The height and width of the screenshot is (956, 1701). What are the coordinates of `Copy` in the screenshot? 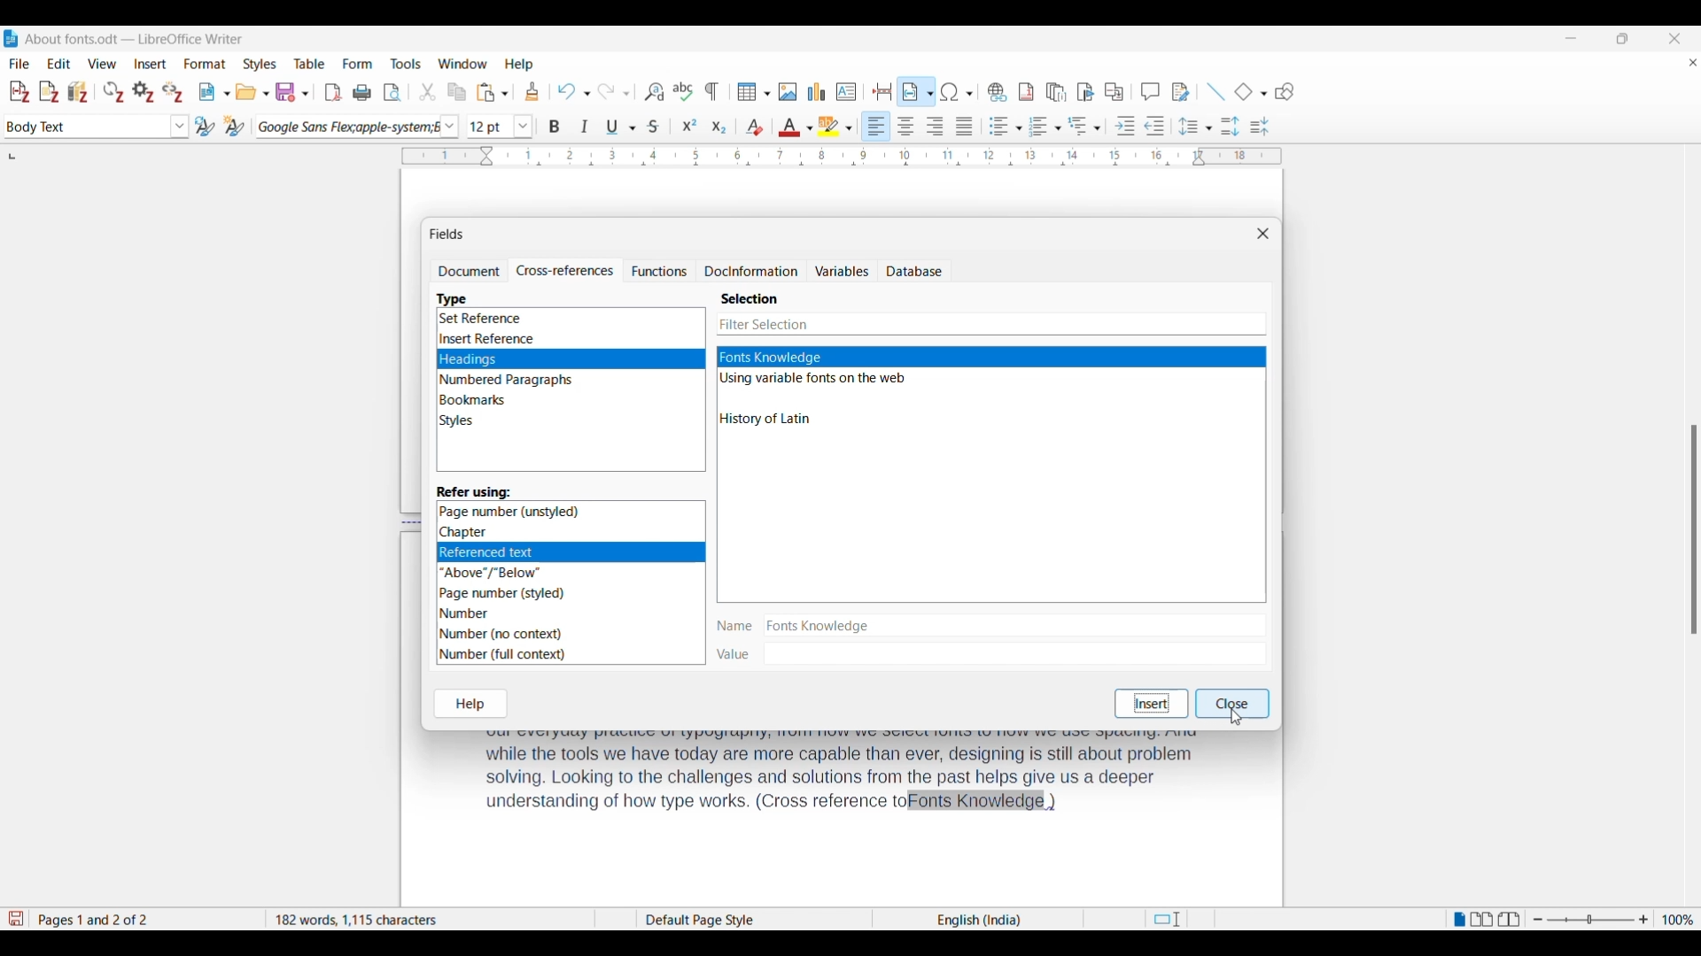 It's located at (457, 93).